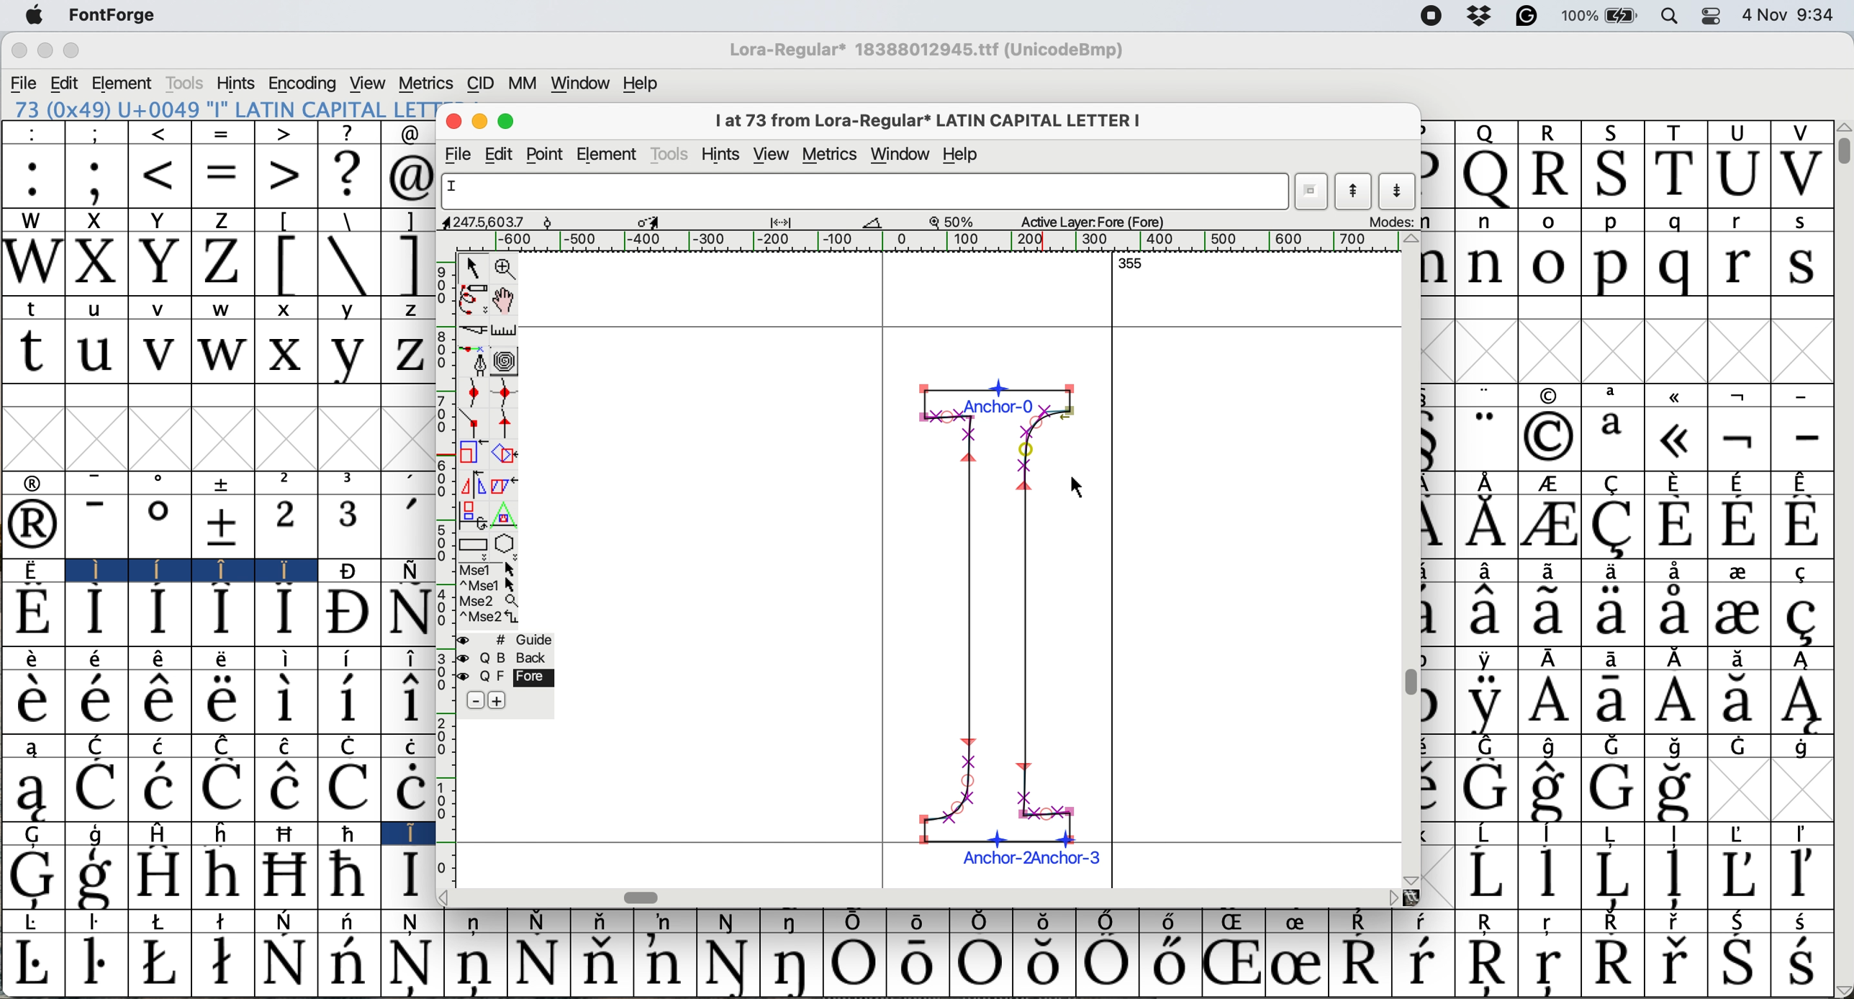 This screenshot has width=1854, height=999. What do you see at coordinates (917, 921) in the screenshot?
I see `Symbol` at bounding box center [917, 921].